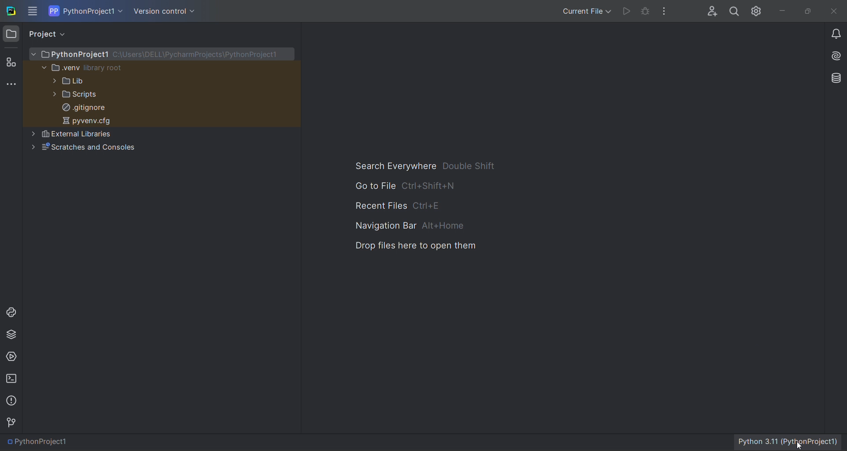 This screenshot has width=847, height=451. I want to click on current project, so click(86, 11).